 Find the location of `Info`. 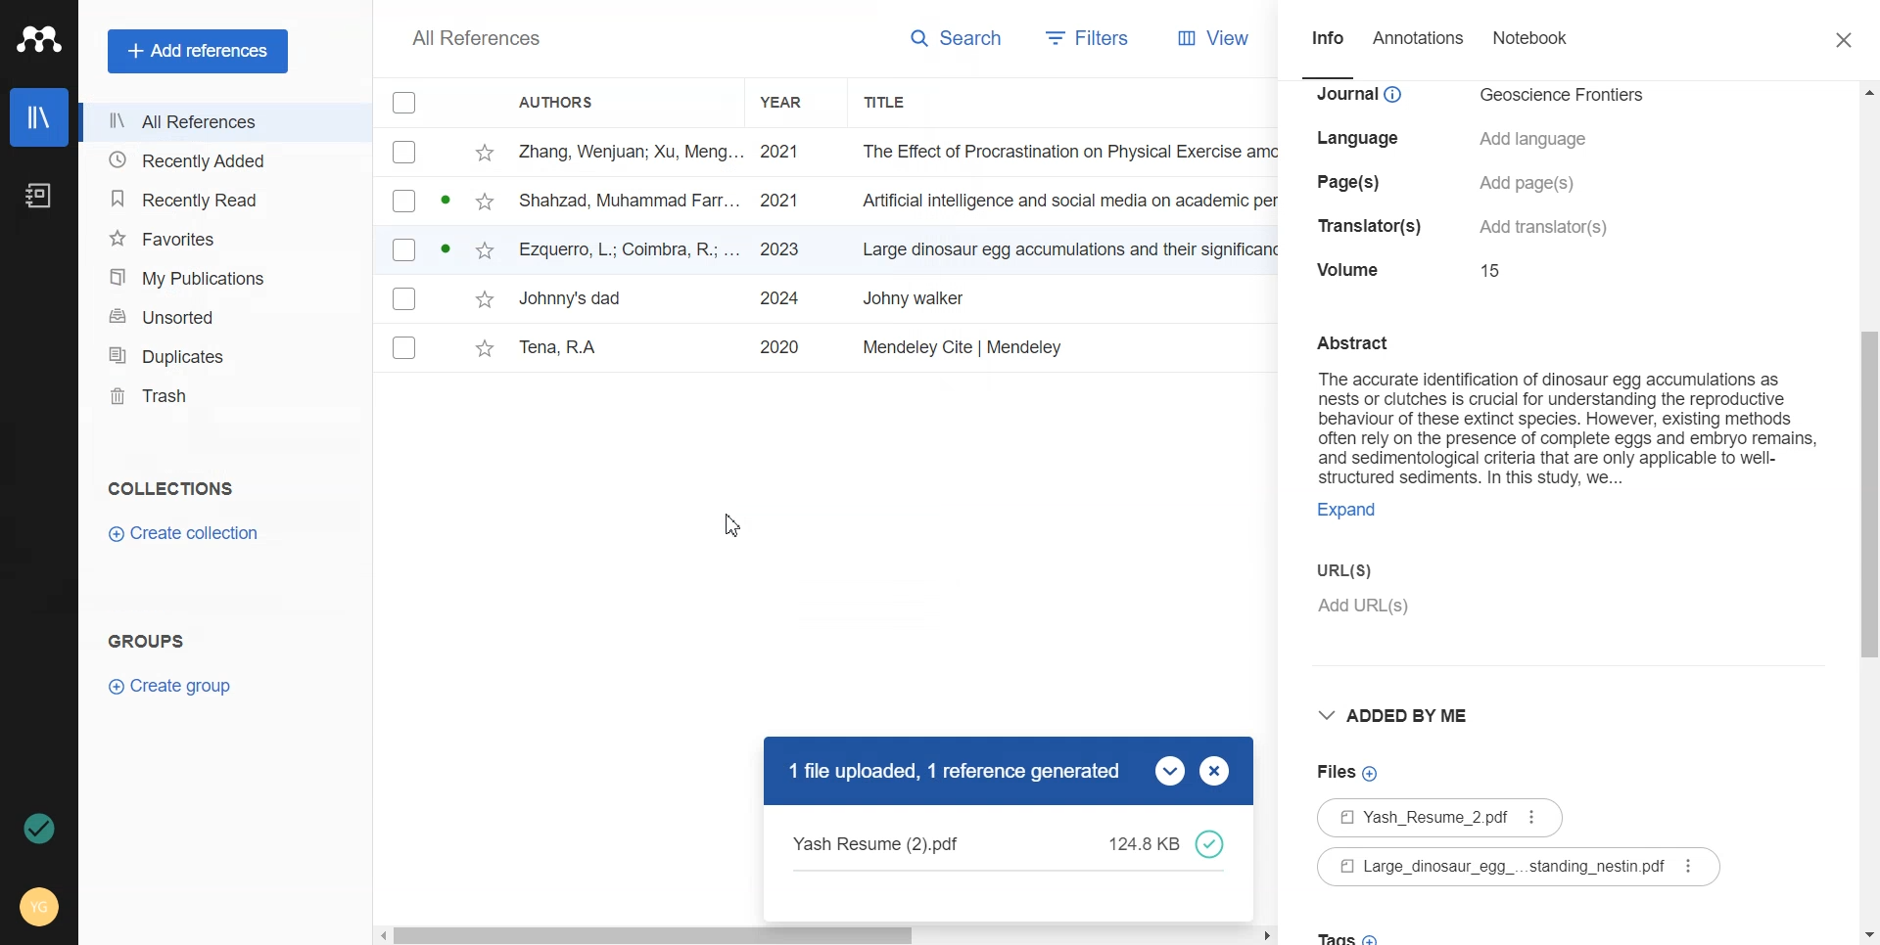

Info is located at coordinates (1325, 41).